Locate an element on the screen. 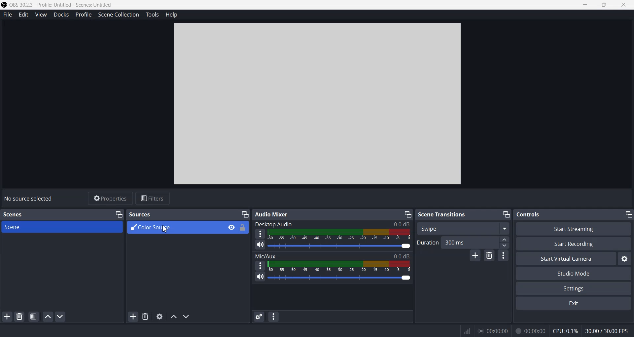 The image size is (634, 337). Settings is located at coordinates (574, 288).